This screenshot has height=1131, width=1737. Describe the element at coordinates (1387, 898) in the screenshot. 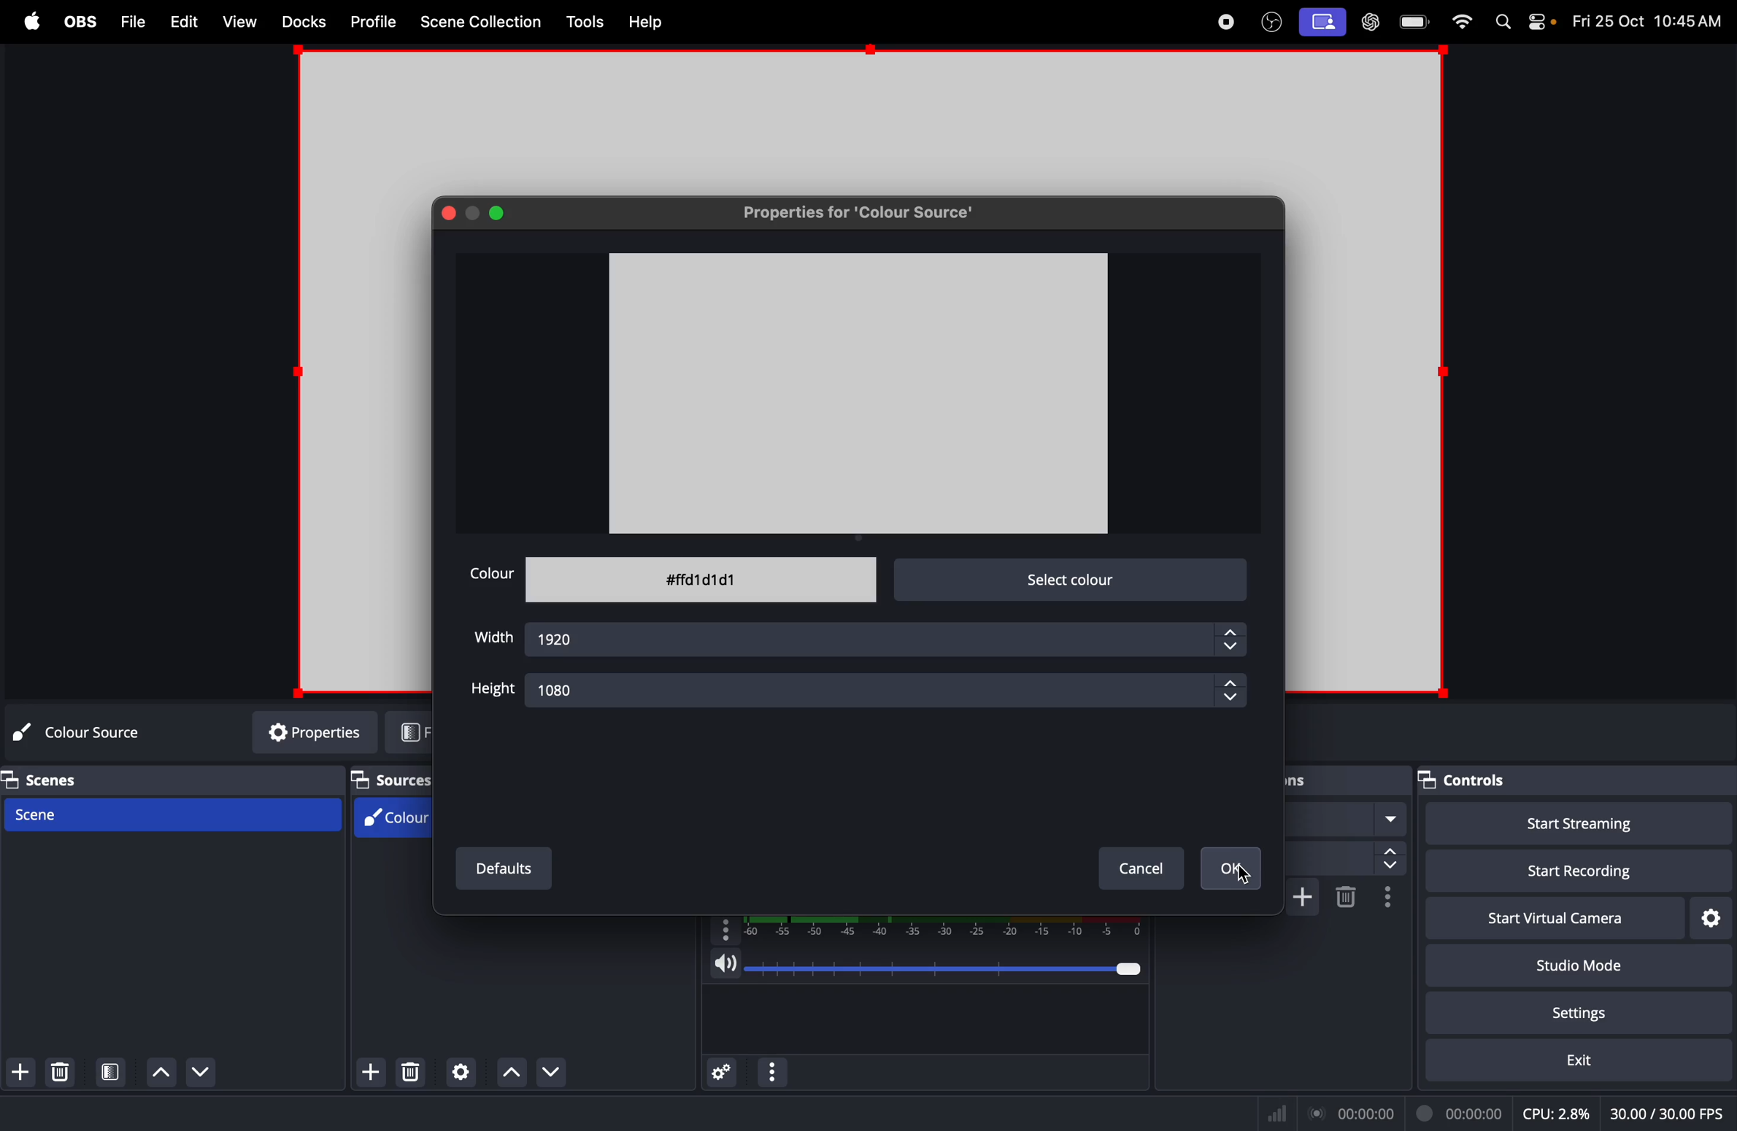

I see `transition properties` at that location.